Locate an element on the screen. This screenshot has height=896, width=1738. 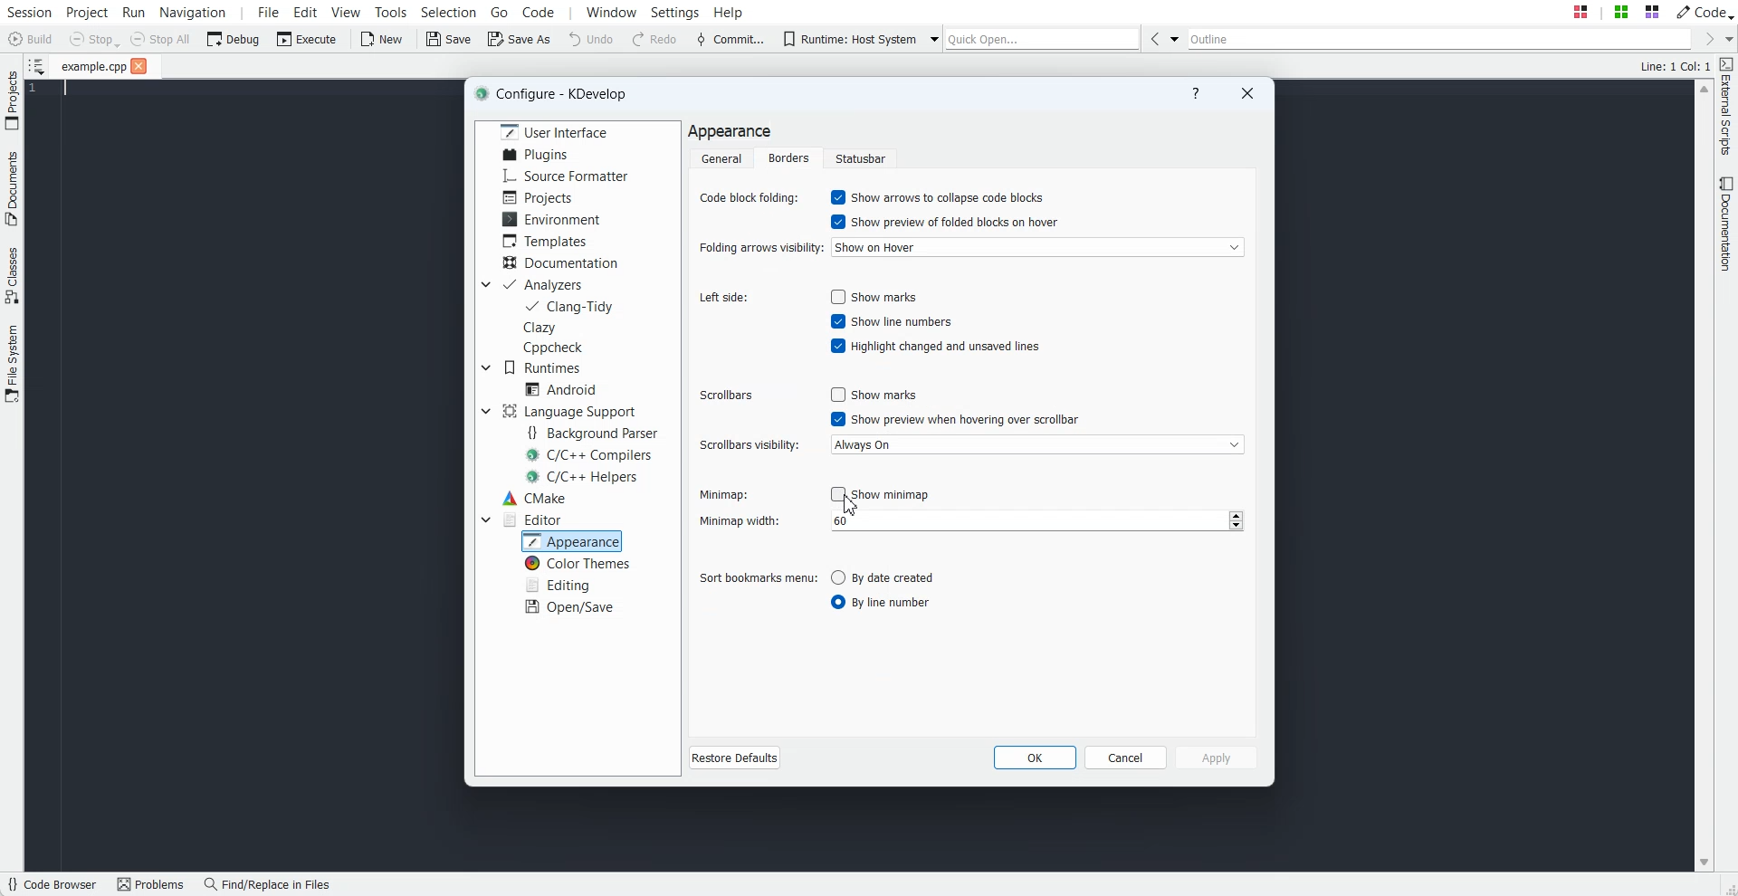
Appearance selected is located at coordinates (571, 541).